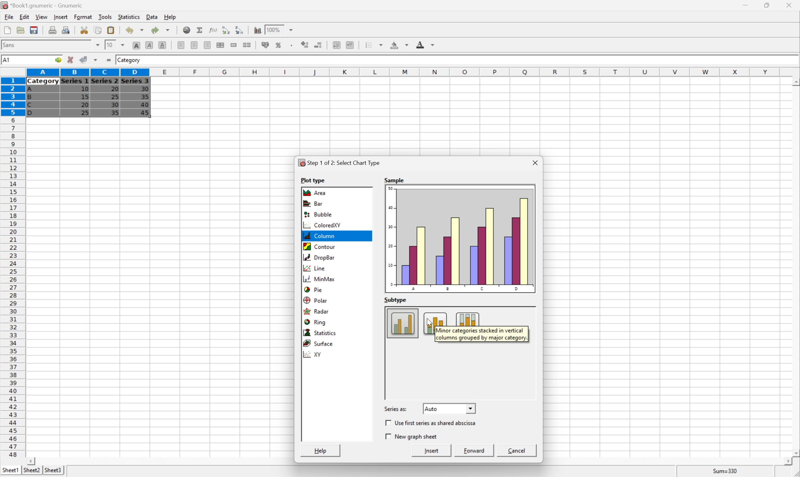 Image resolution: width=800 pixels, height=477 pixels. Describe the element at coordinates (317, 312) in the screenshot. I see `Radar` at that location.